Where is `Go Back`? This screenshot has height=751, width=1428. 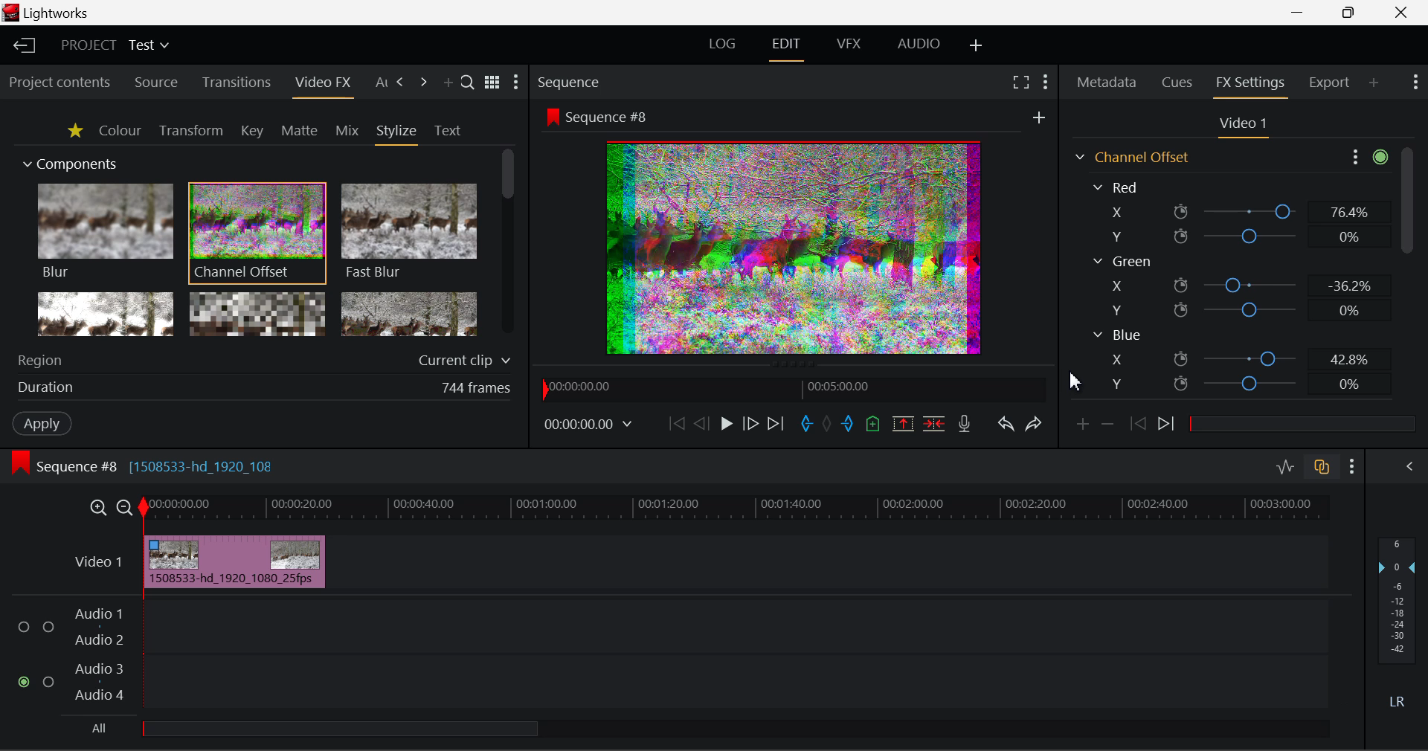
Go Back is located at coordinates (700, 424).